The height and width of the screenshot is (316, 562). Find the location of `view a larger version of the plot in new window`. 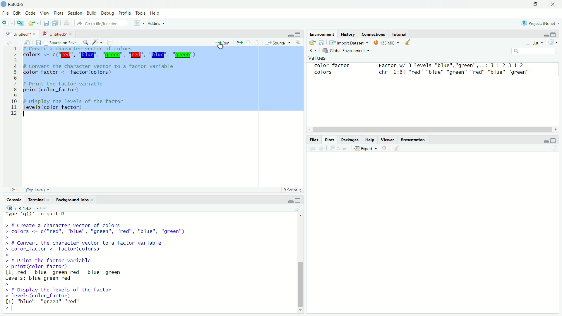

view a larger version of the plot in new window is located at coordinates (339, 149).